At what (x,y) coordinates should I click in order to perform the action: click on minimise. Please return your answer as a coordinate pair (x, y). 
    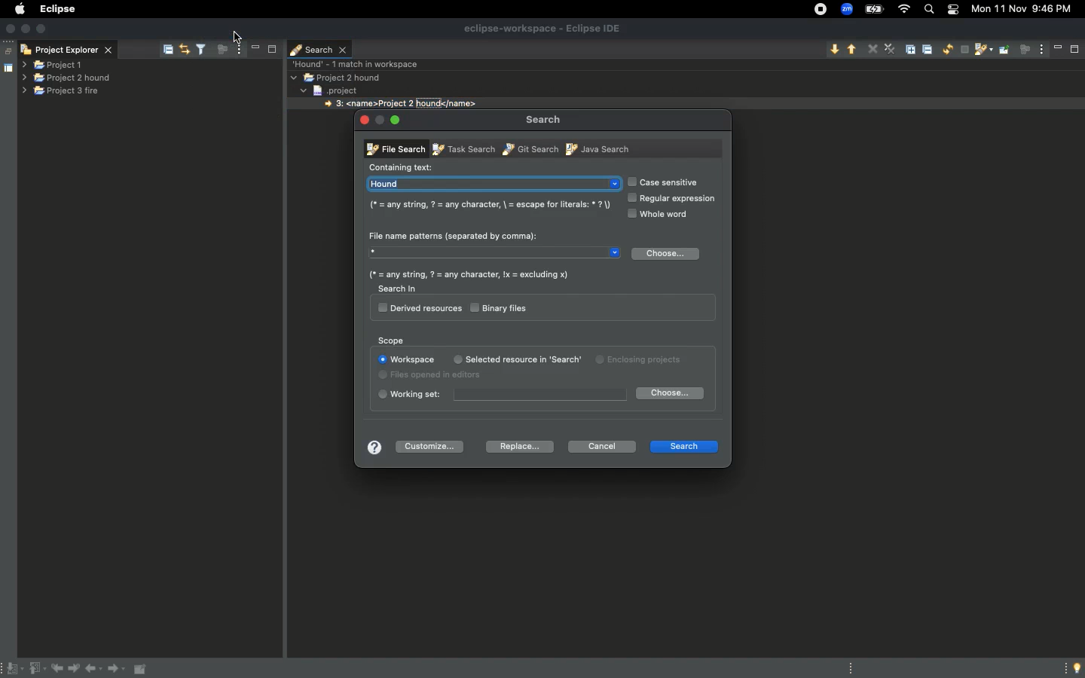
    Looking at the image, I should click on (254, 46).